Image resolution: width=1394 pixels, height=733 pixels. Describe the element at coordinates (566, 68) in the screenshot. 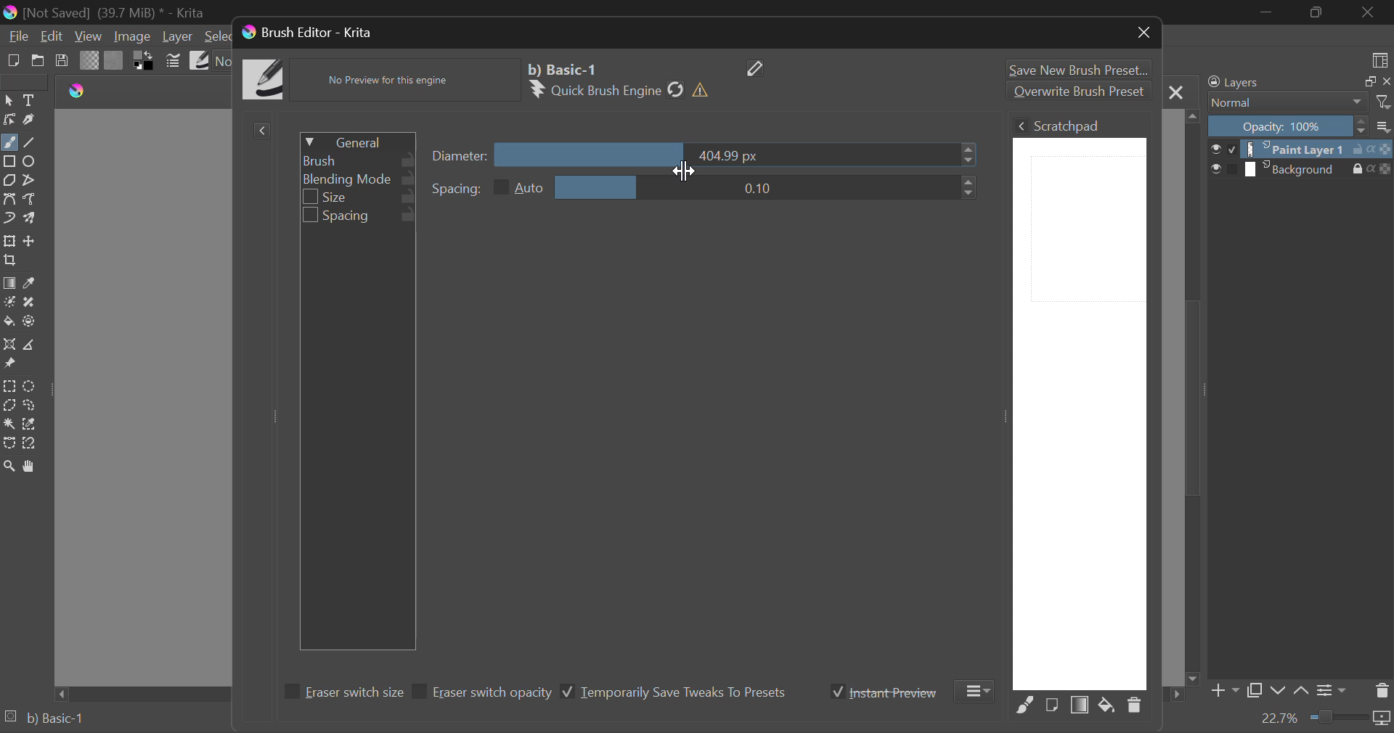

I see `Selected Brush` at that location.